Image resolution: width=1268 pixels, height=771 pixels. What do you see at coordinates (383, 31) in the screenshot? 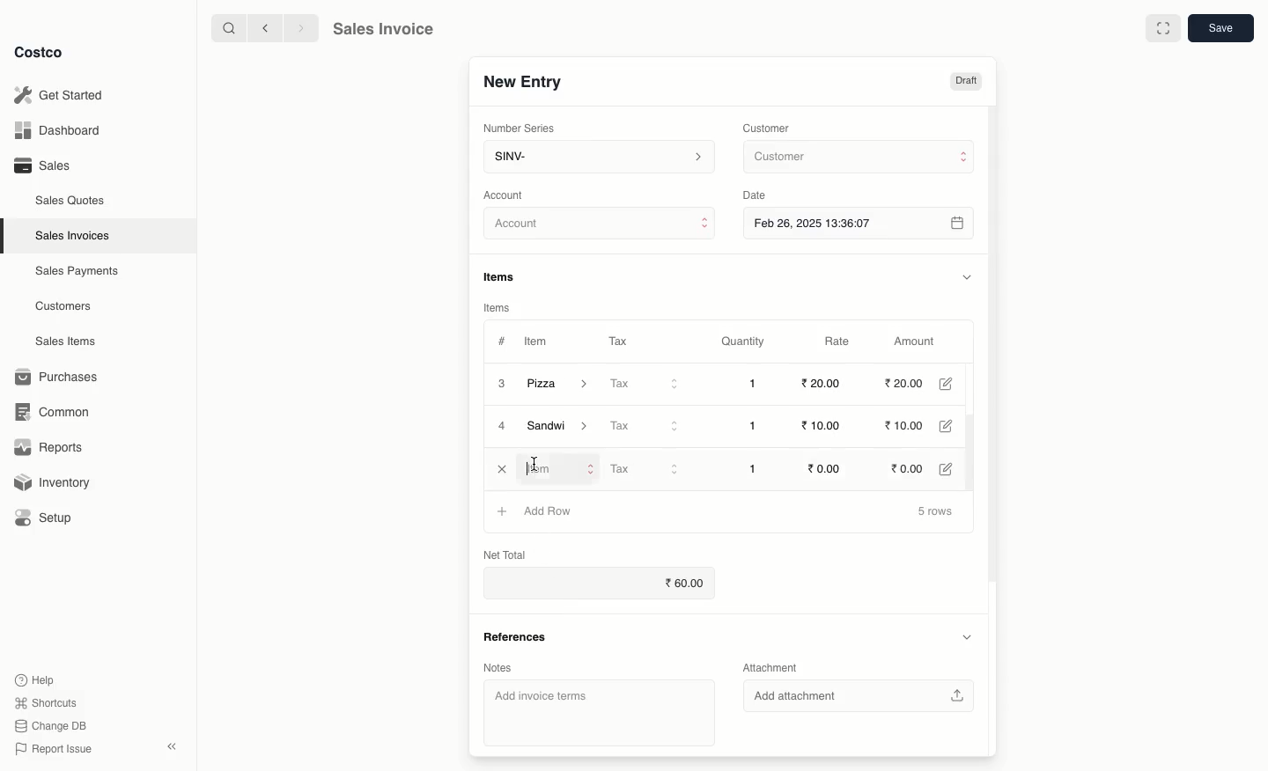
I see `Sales Invoice` at bounding box center [383, 31].